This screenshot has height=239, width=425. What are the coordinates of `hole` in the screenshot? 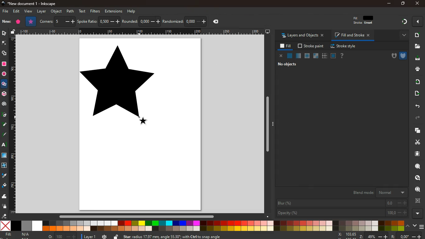 It's located at (392, 56).